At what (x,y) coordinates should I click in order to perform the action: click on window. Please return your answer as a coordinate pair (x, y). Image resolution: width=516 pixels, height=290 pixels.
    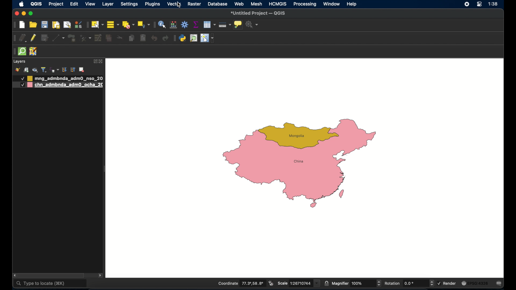
    Looking at the image, I should click on (331, 4).